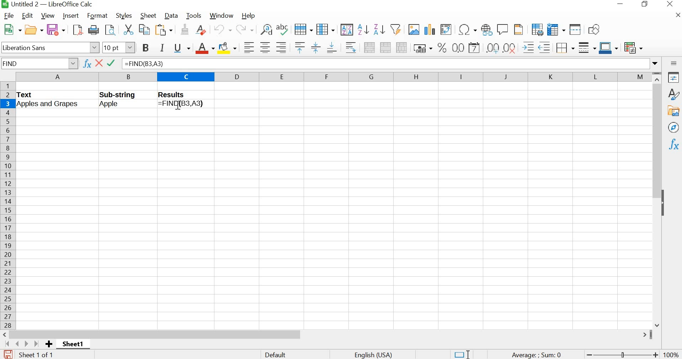 The height and width of the screenshot is (359, 682). Describe the element at coordinates (71, 16) in the screenshot. I see `insert` at that location.